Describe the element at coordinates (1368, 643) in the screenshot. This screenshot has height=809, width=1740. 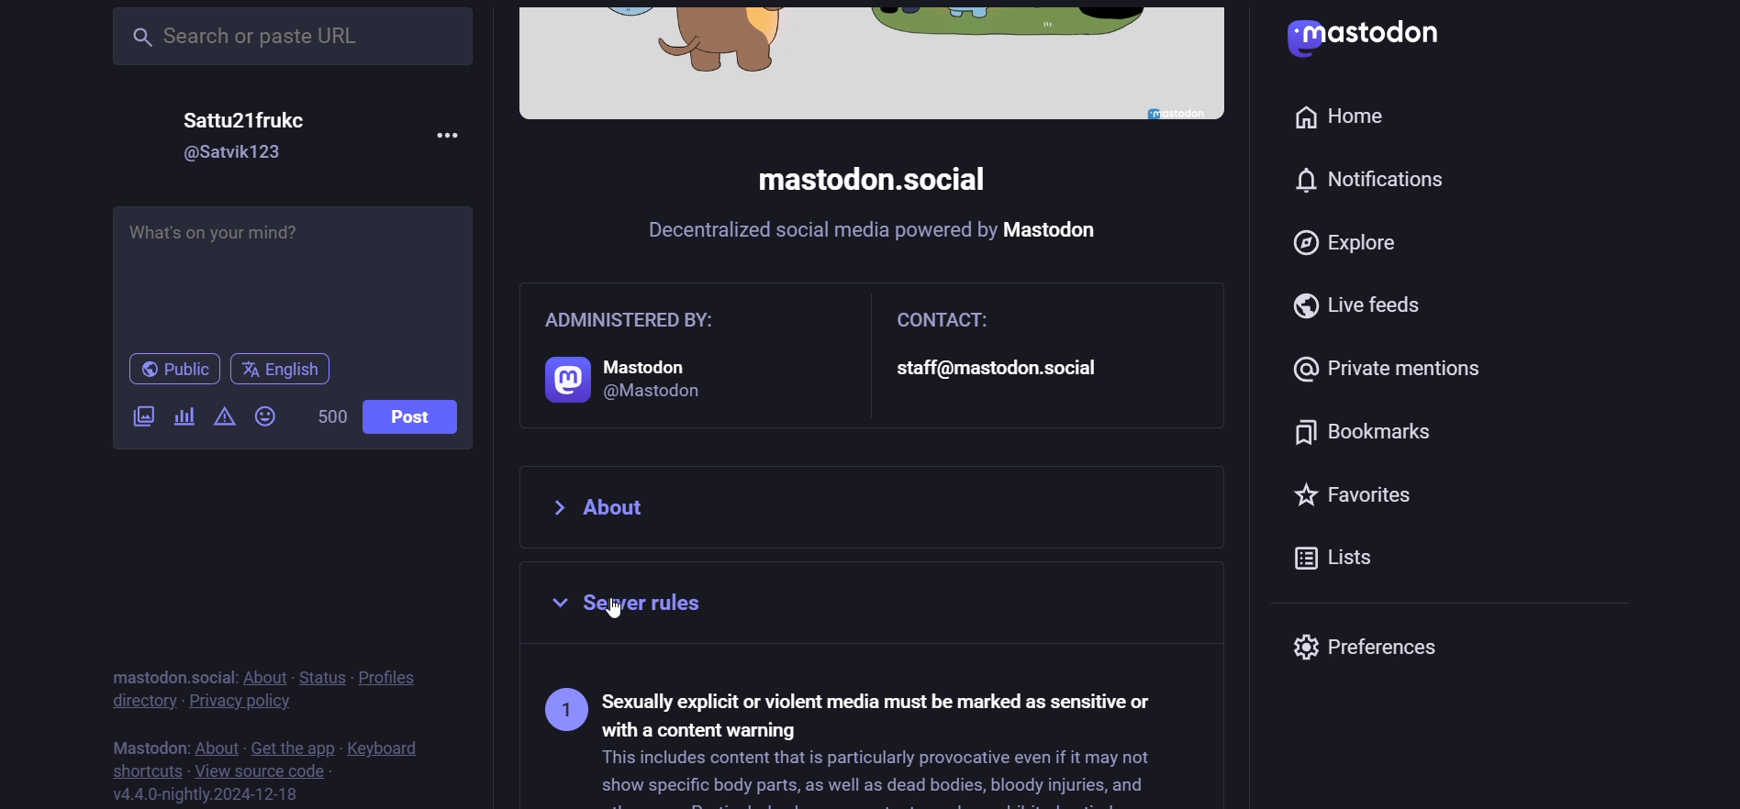
I see `preferences` at that location.